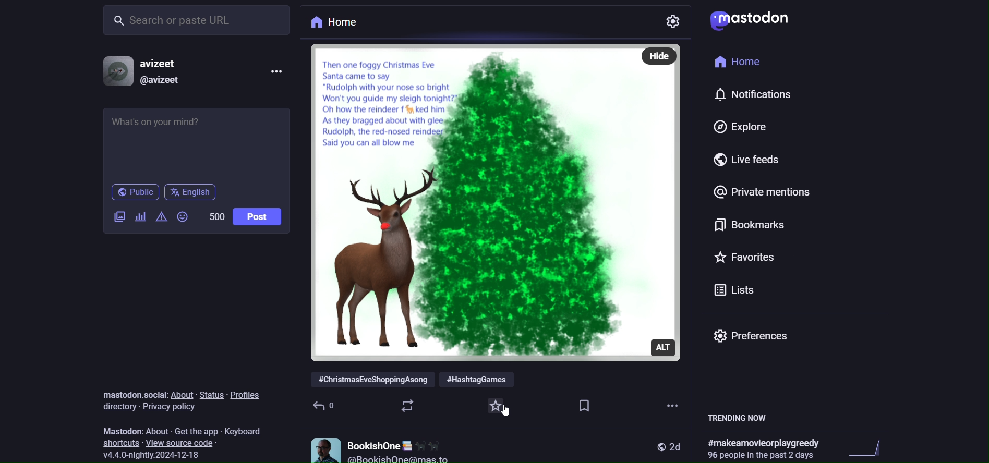  I want to click on BookishOne, so click(398, 443).